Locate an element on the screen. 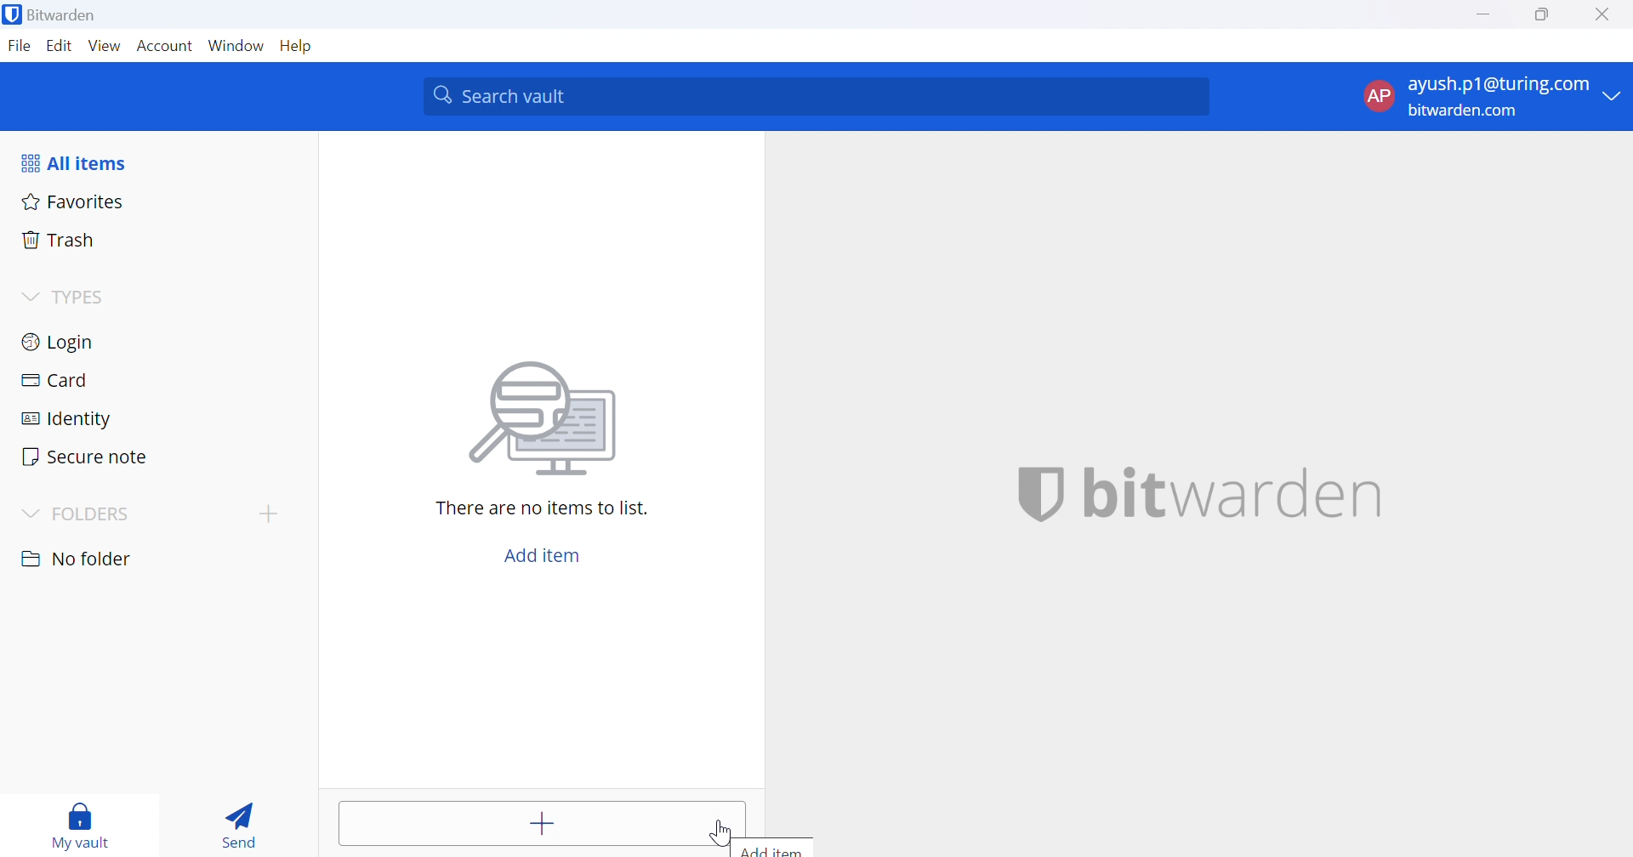 Image resolution: width=1633 pixels, height=857 pixels. Add item is located at coordinates (522, 823).